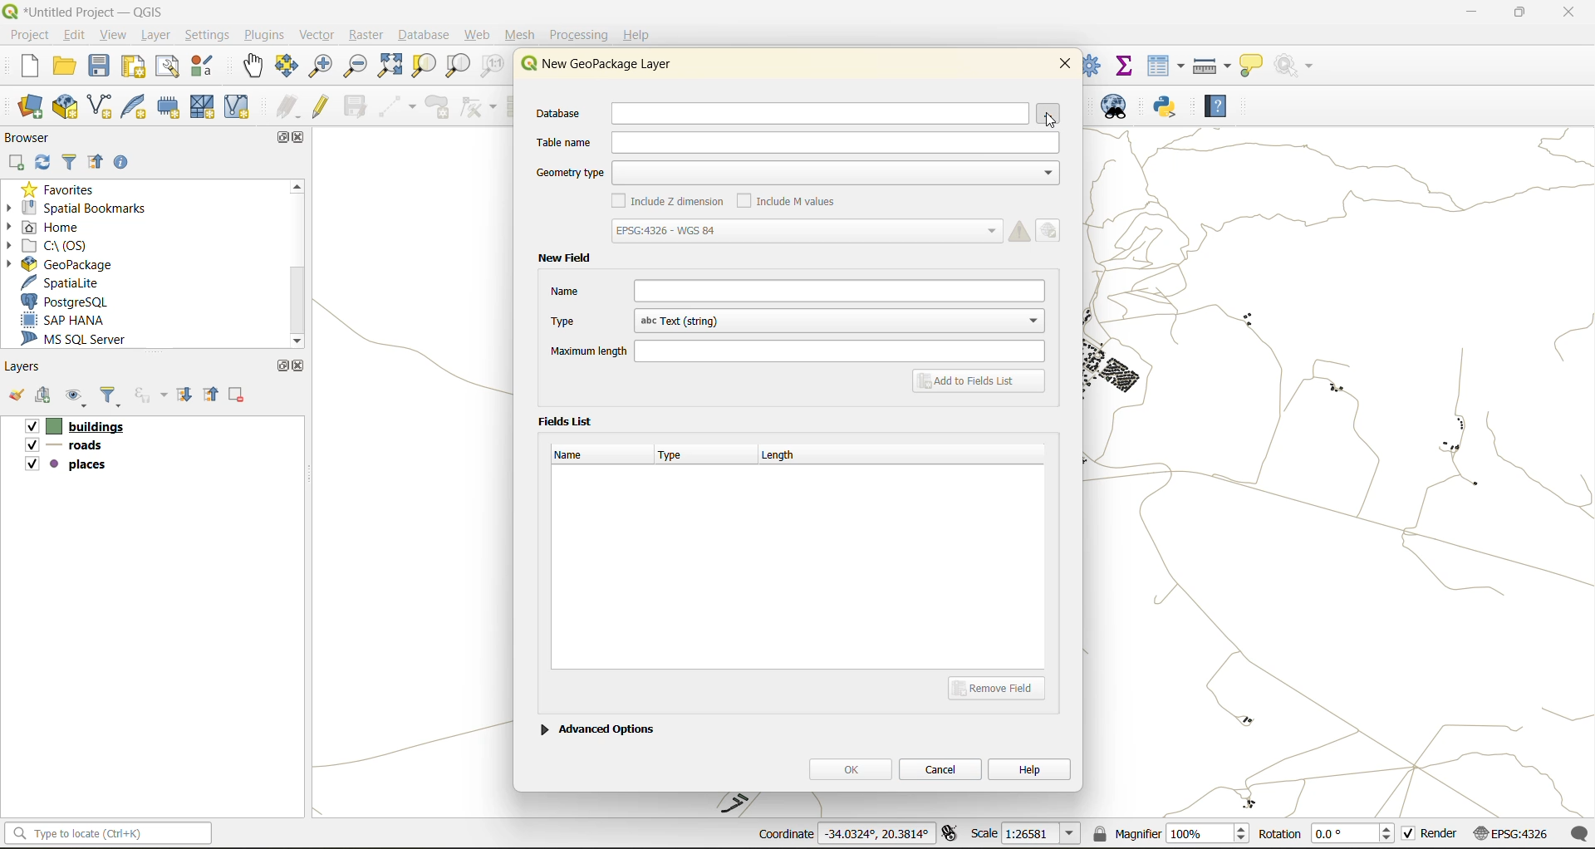  I want to click on render, so click(1431, 837).